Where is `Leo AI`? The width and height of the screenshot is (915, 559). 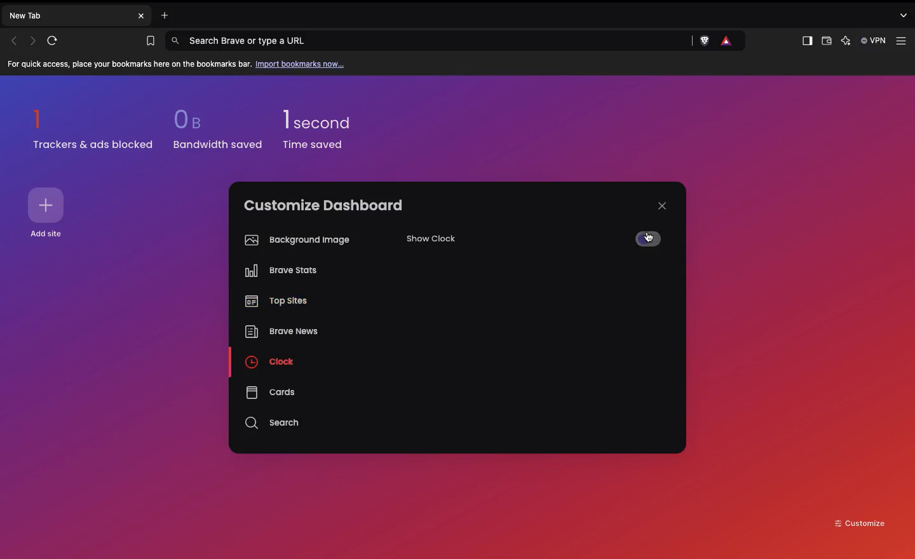
Leo AI is located at coordinates (845, 42).